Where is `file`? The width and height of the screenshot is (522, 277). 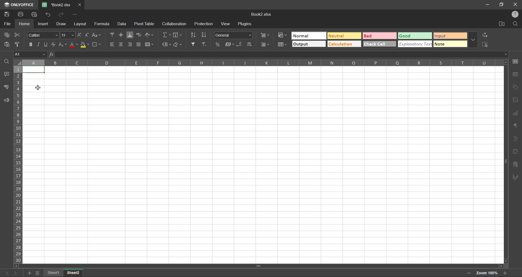 file is located at coordinates (8, 25).